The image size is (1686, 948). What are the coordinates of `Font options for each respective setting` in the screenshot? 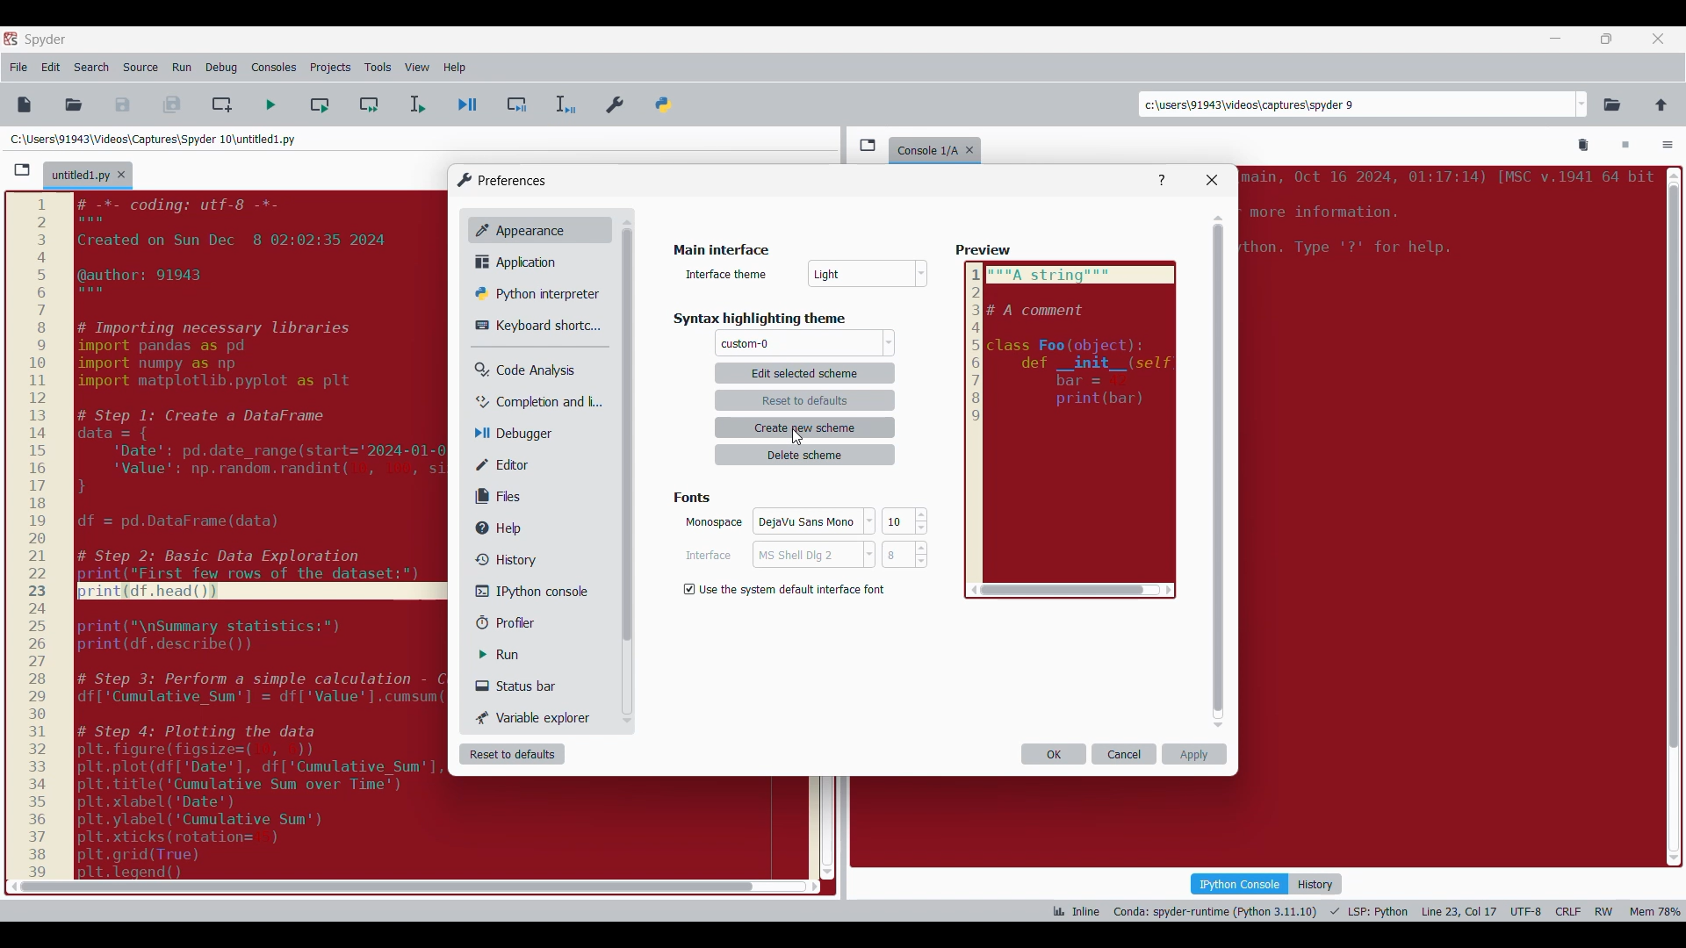 It's located at (814, 537).